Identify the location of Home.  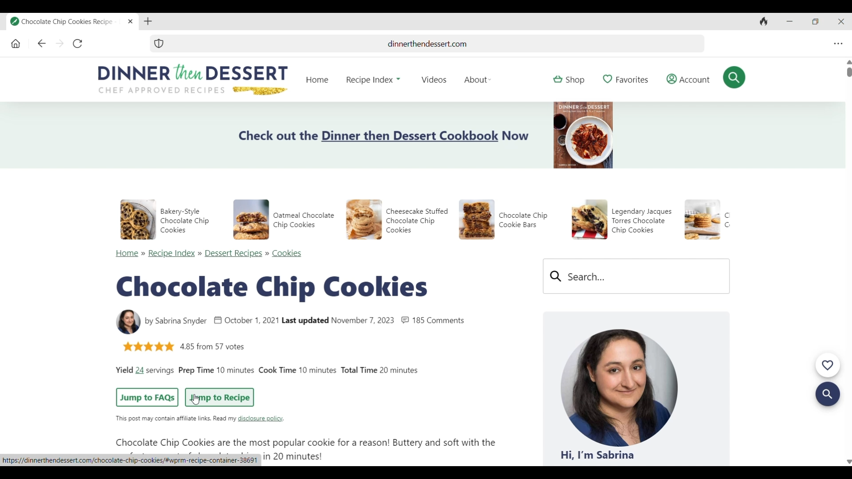
(127, 254).